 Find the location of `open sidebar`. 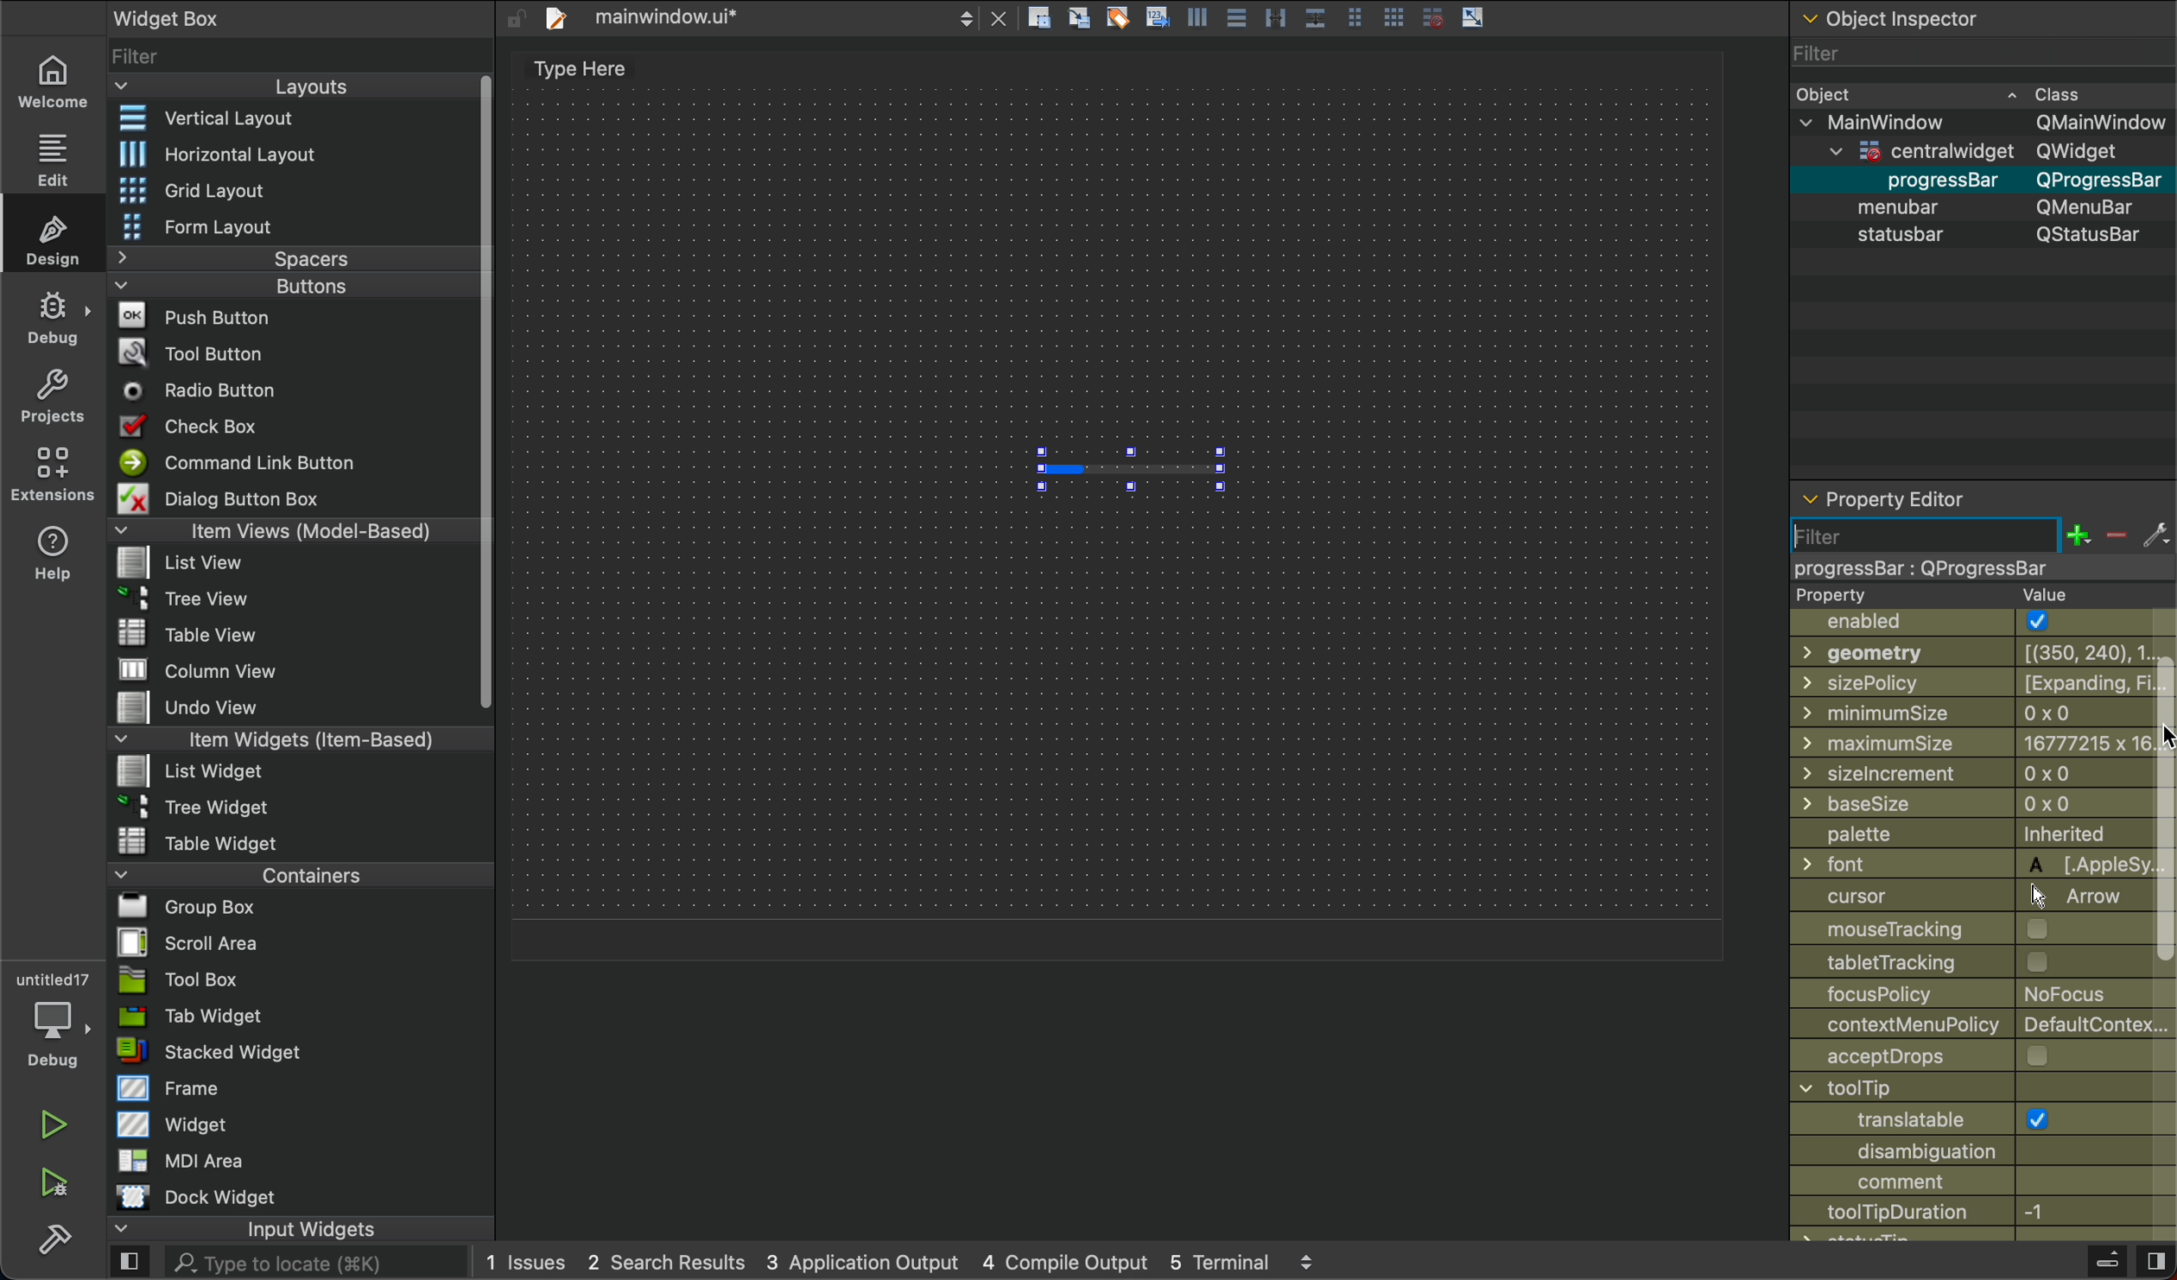

open sidebar is located at coordinates (130, 1264).